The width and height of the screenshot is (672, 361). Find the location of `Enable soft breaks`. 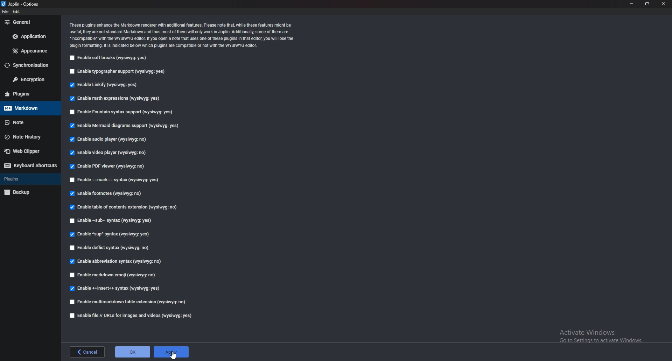

Enable soft breaks is located at coordinates (109, 59).